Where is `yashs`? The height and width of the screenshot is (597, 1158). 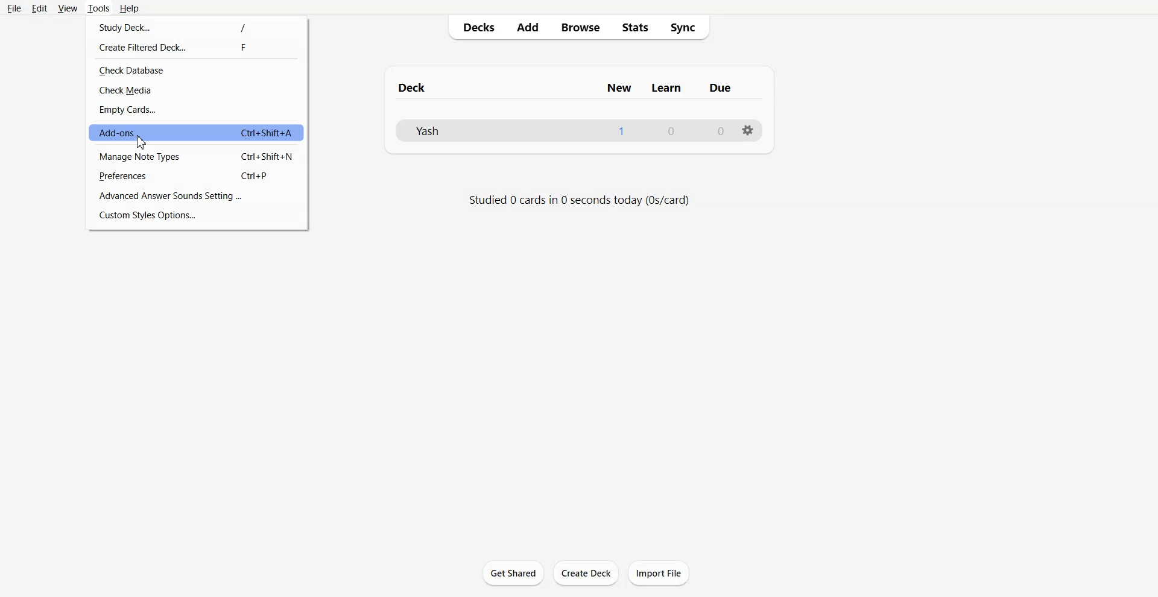 yashs is located at coordinates (442, 129).